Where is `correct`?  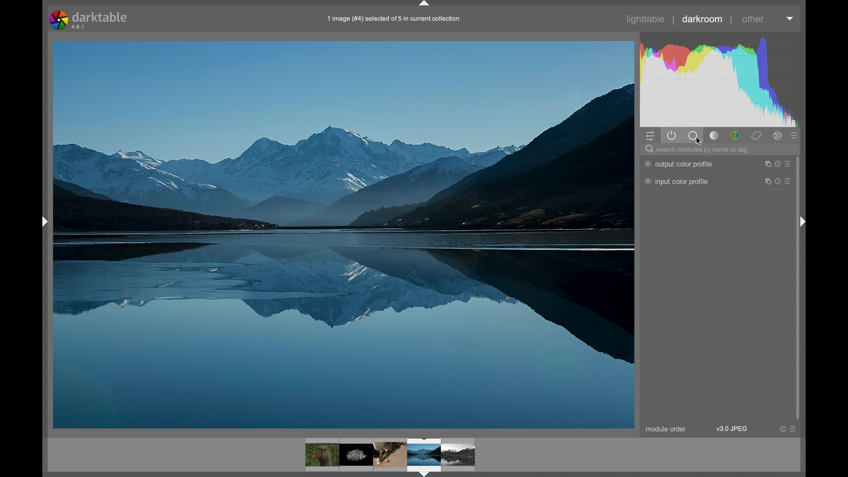
correct is located at coordinates (757, 136).